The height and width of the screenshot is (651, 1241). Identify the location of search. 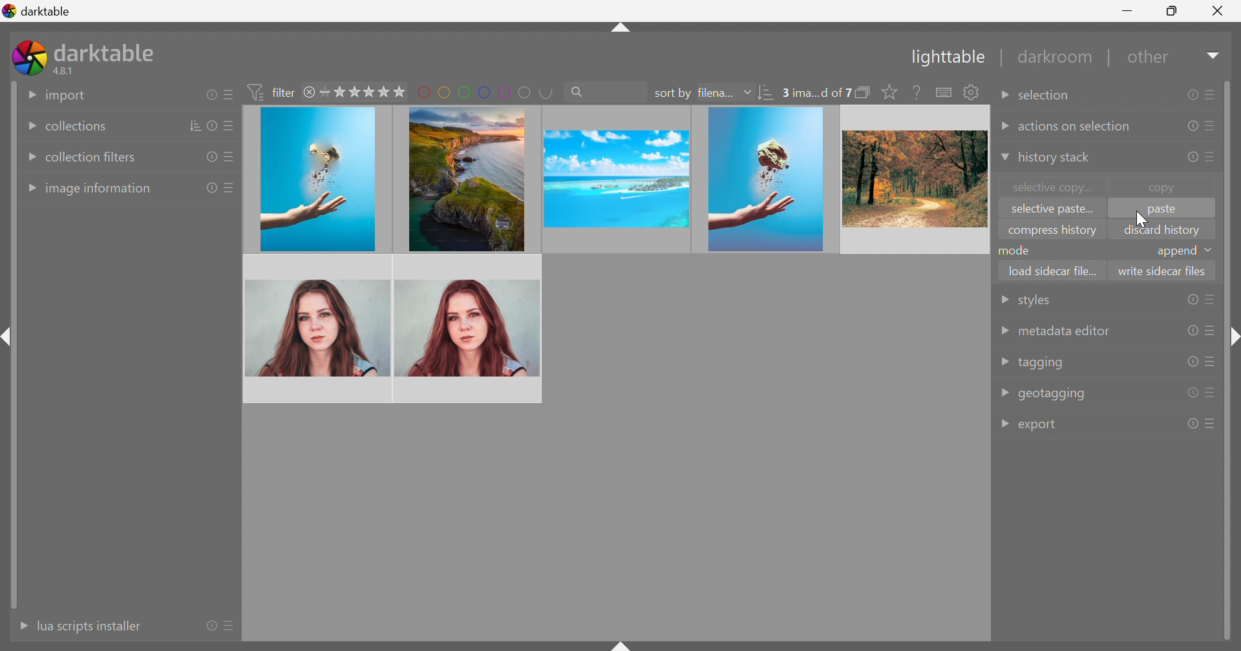
(604, 90).